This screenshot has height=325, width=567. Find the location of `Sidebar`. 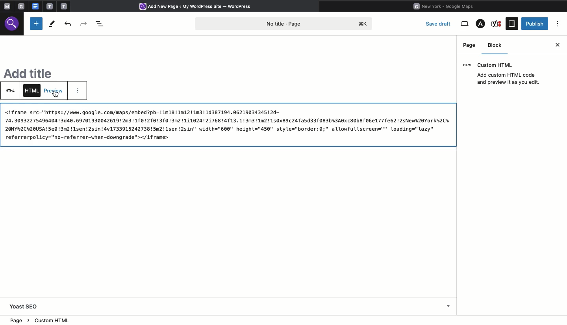

Sidebar is located at coordinates (511, 24).